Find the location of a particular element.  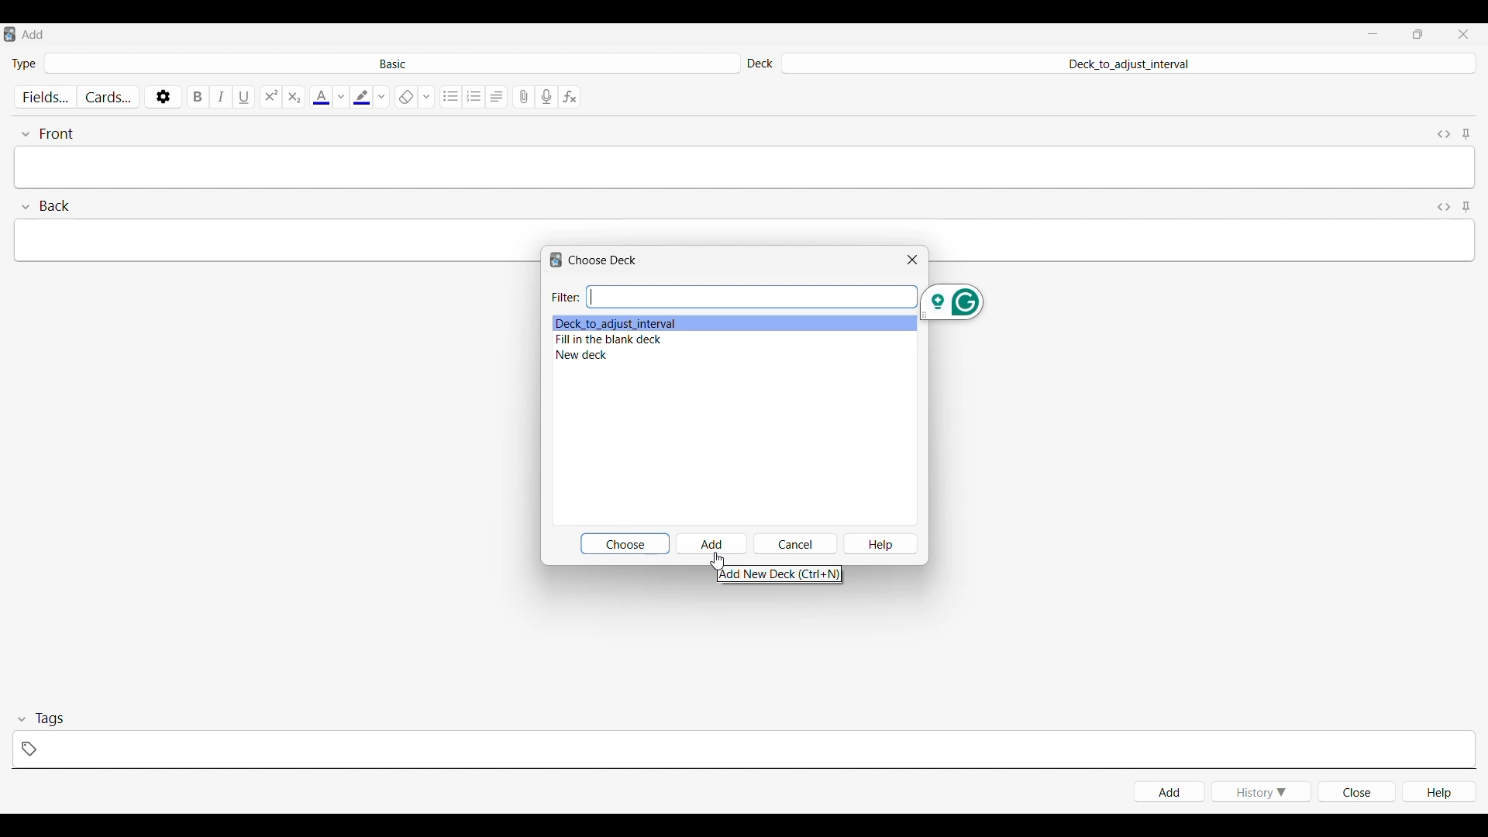

Selected text color is located at coordinates (320, 97).